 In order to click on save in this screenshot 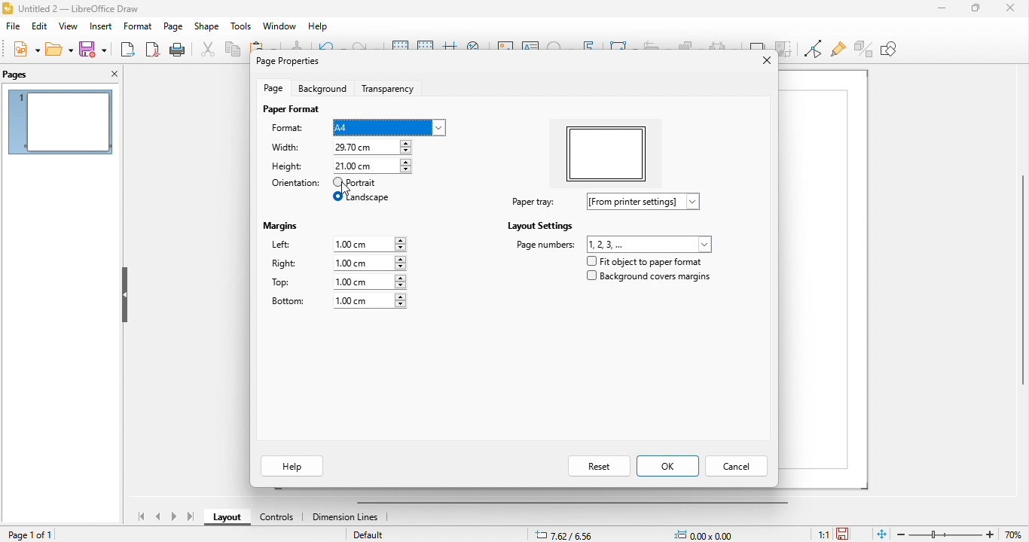, I will do `click(852, 531)`.